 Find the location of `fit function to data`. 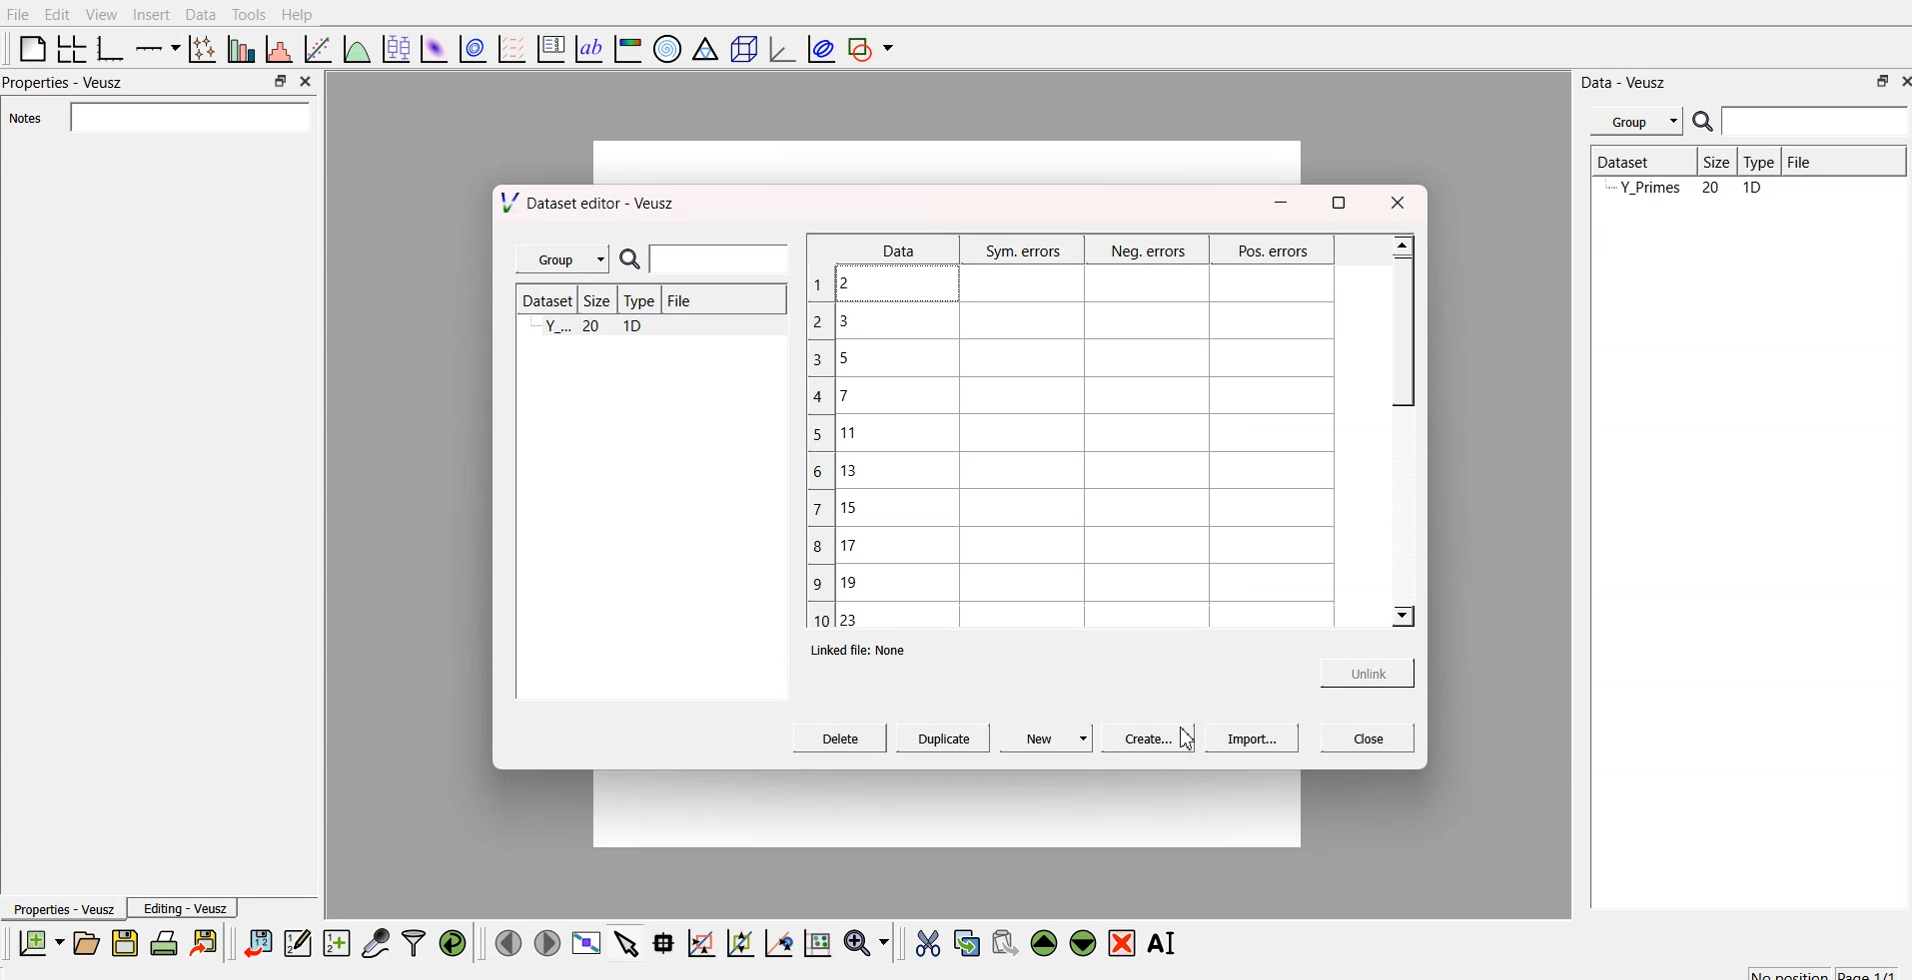

fit function to data is located at coordinates (315, 47).